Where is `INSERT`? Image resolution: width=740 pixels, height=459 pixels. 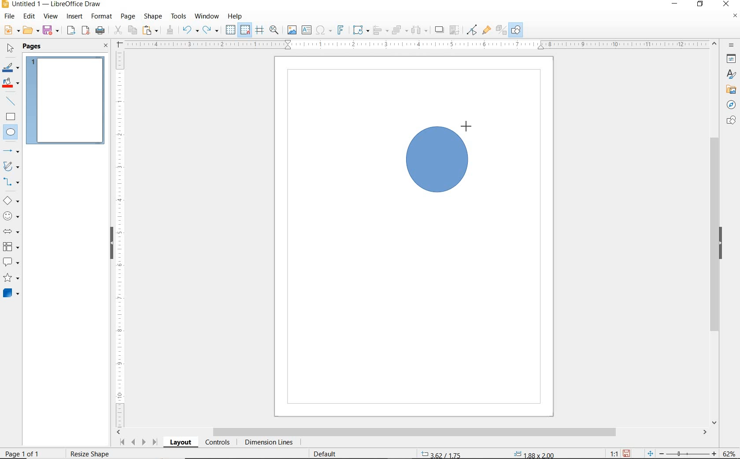 INSERT is located at coordinates (76, 17).